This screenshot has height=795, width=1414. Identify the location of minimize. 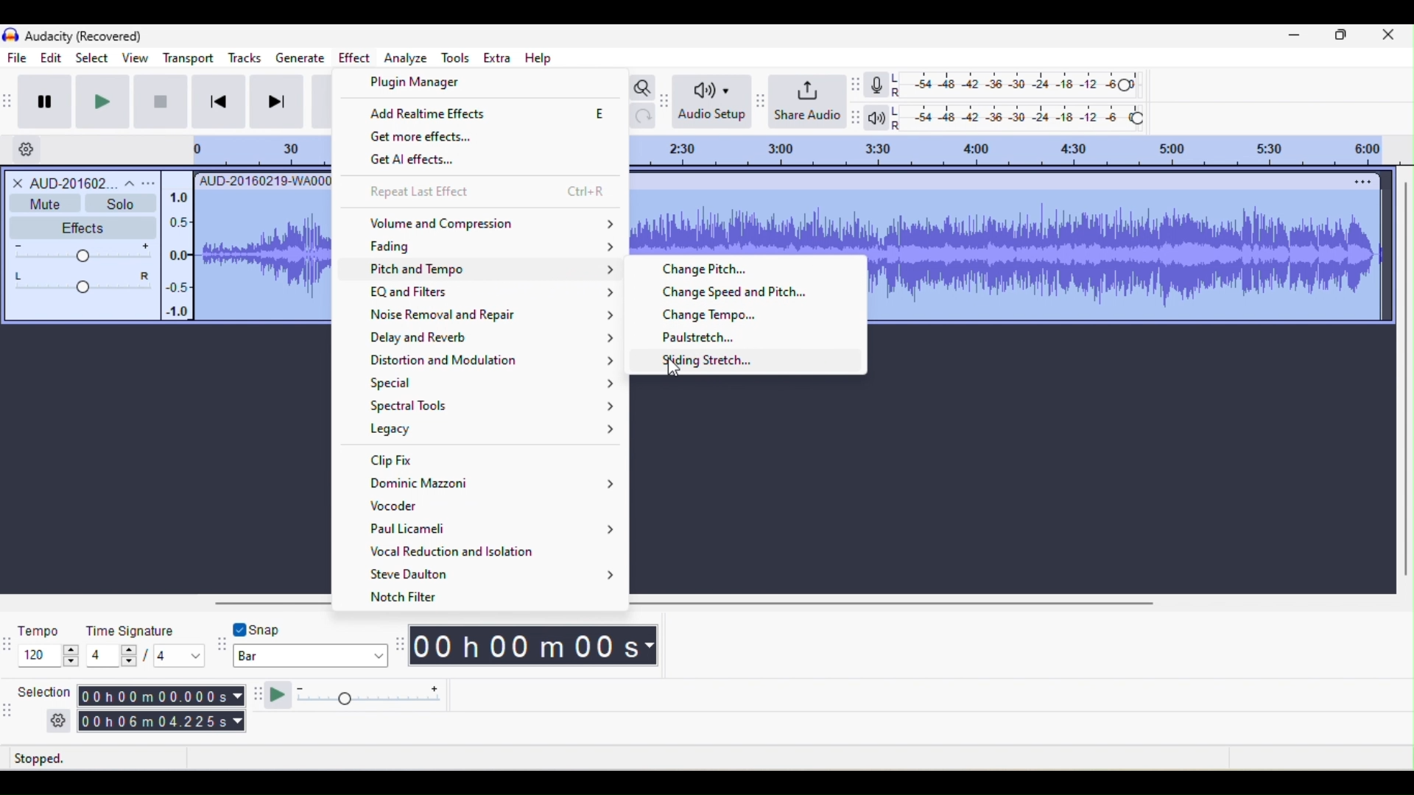
(1296, 38).